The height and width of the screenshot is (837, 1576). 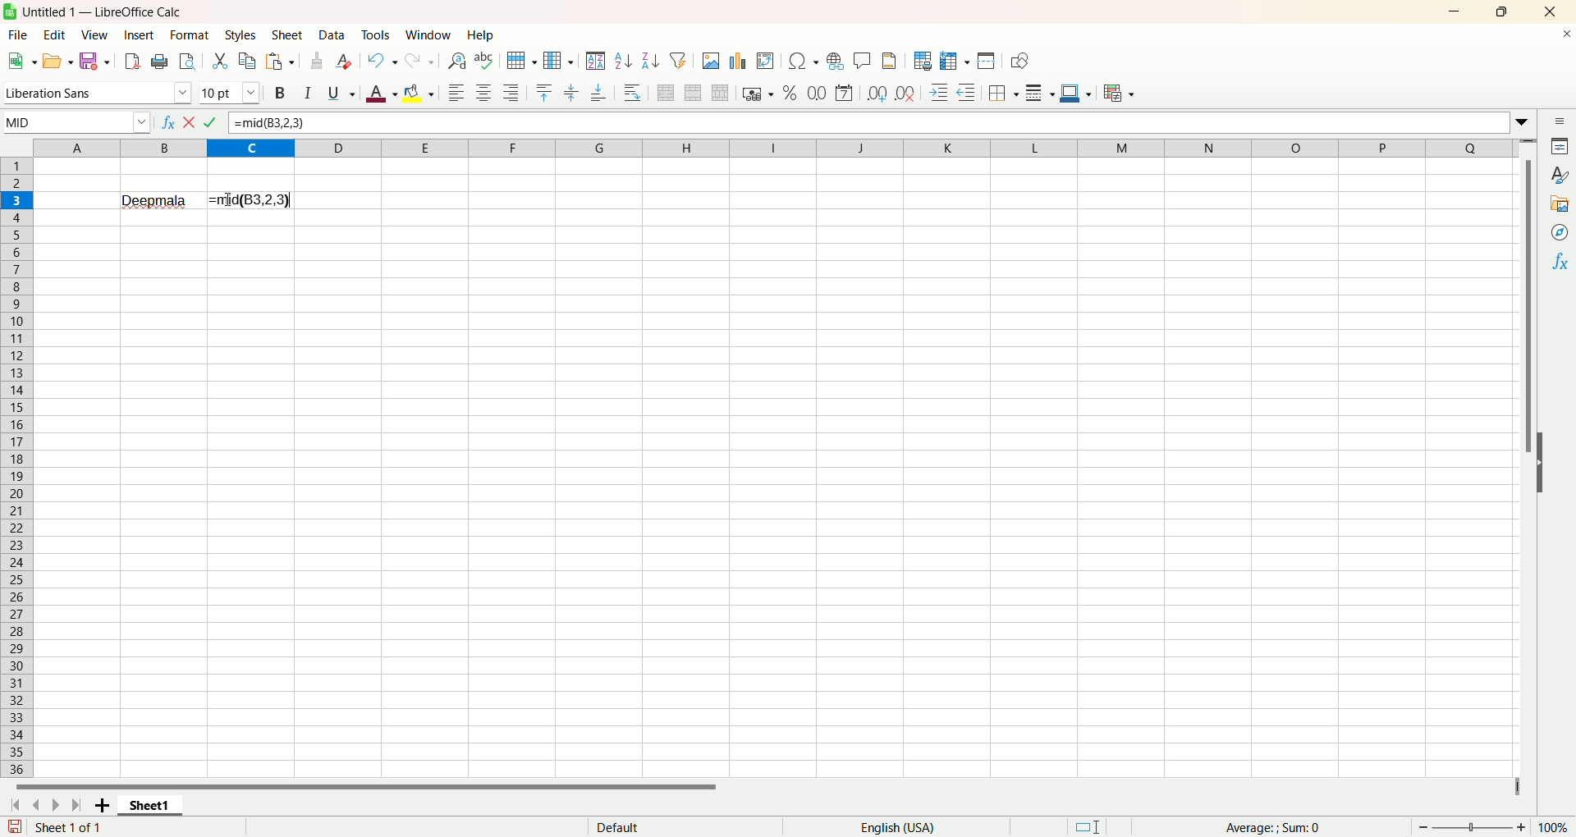 I want to click on center vertically, so click(x=570, y=94).